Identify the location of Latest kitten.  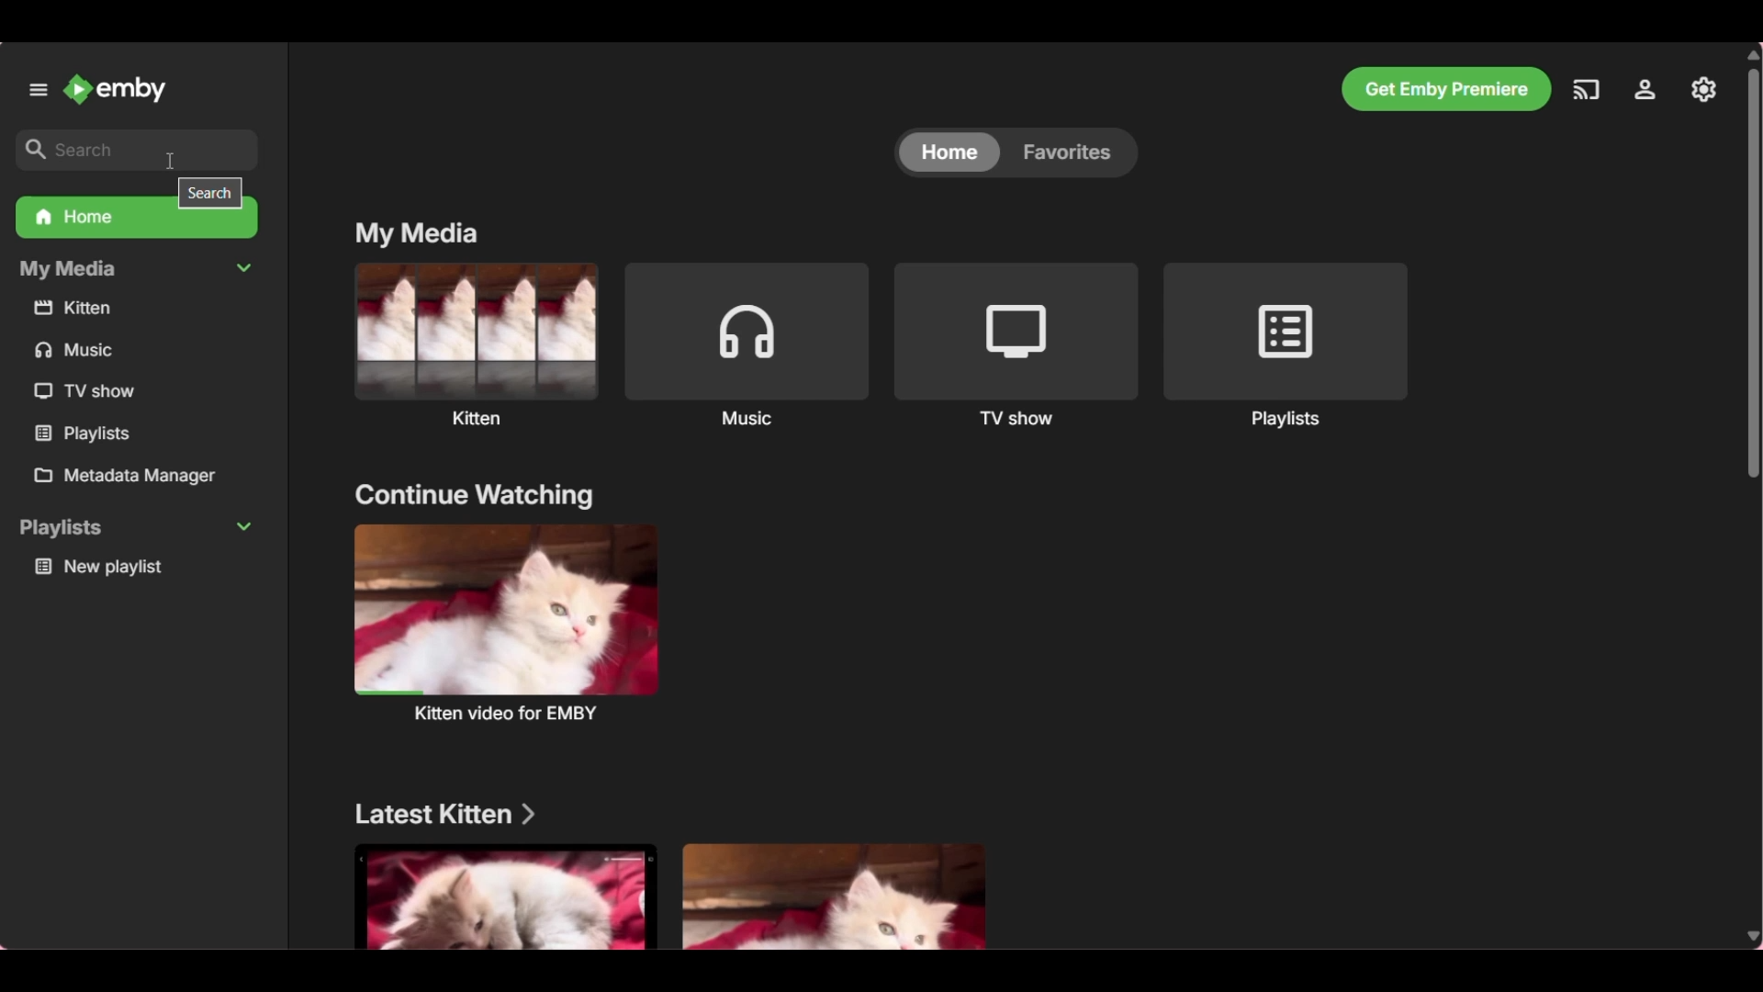
(444, 814).